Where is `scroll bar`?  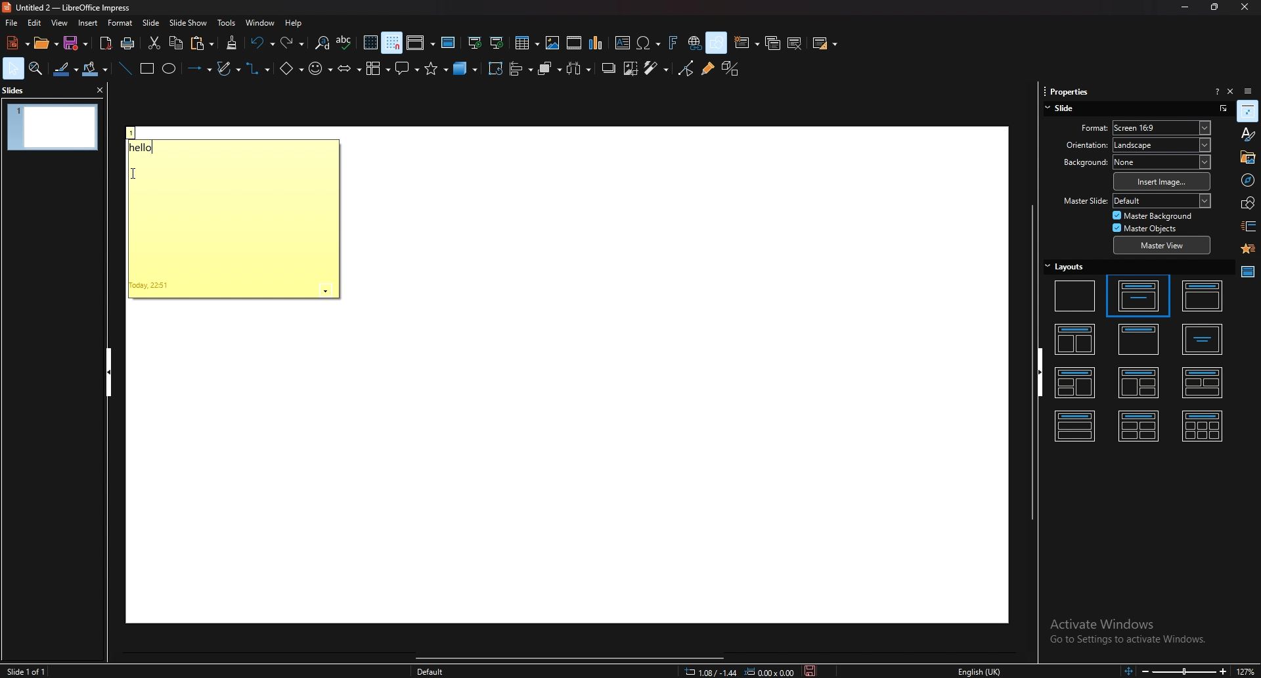 scroll bar is located at coordinates (1031, 361).